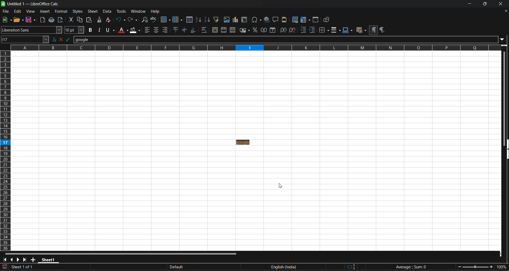  What do you see at coordinates (484, 4) in the screenshot?
I see `maximize` at bounding box center [484, 4].